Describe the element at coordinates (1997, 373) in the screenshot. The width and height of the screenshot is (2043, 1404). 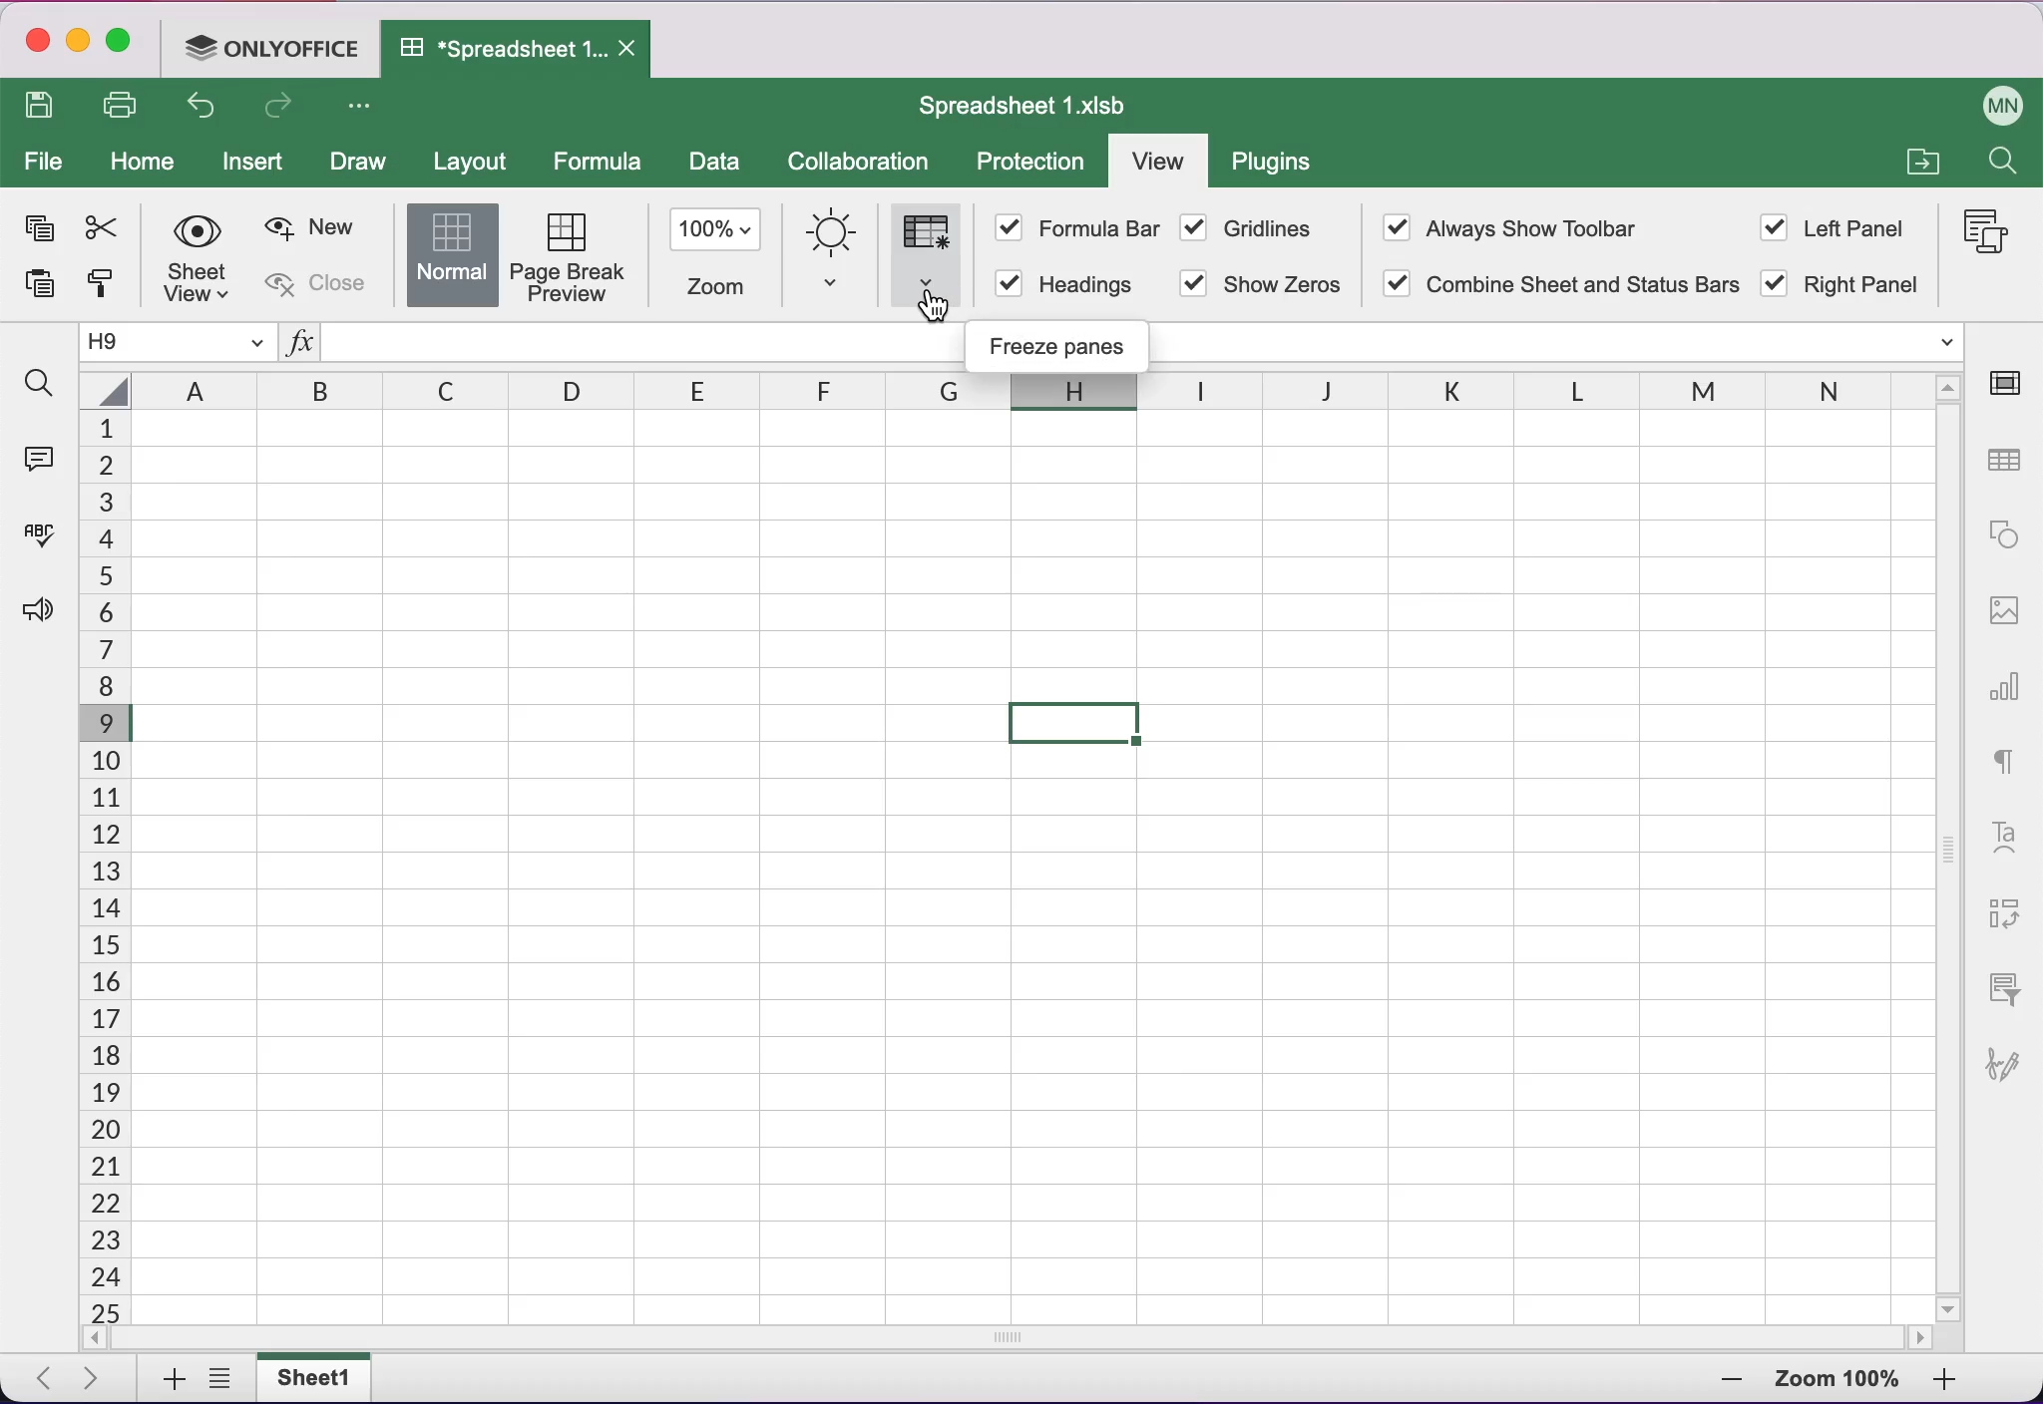
I see `` at that location.